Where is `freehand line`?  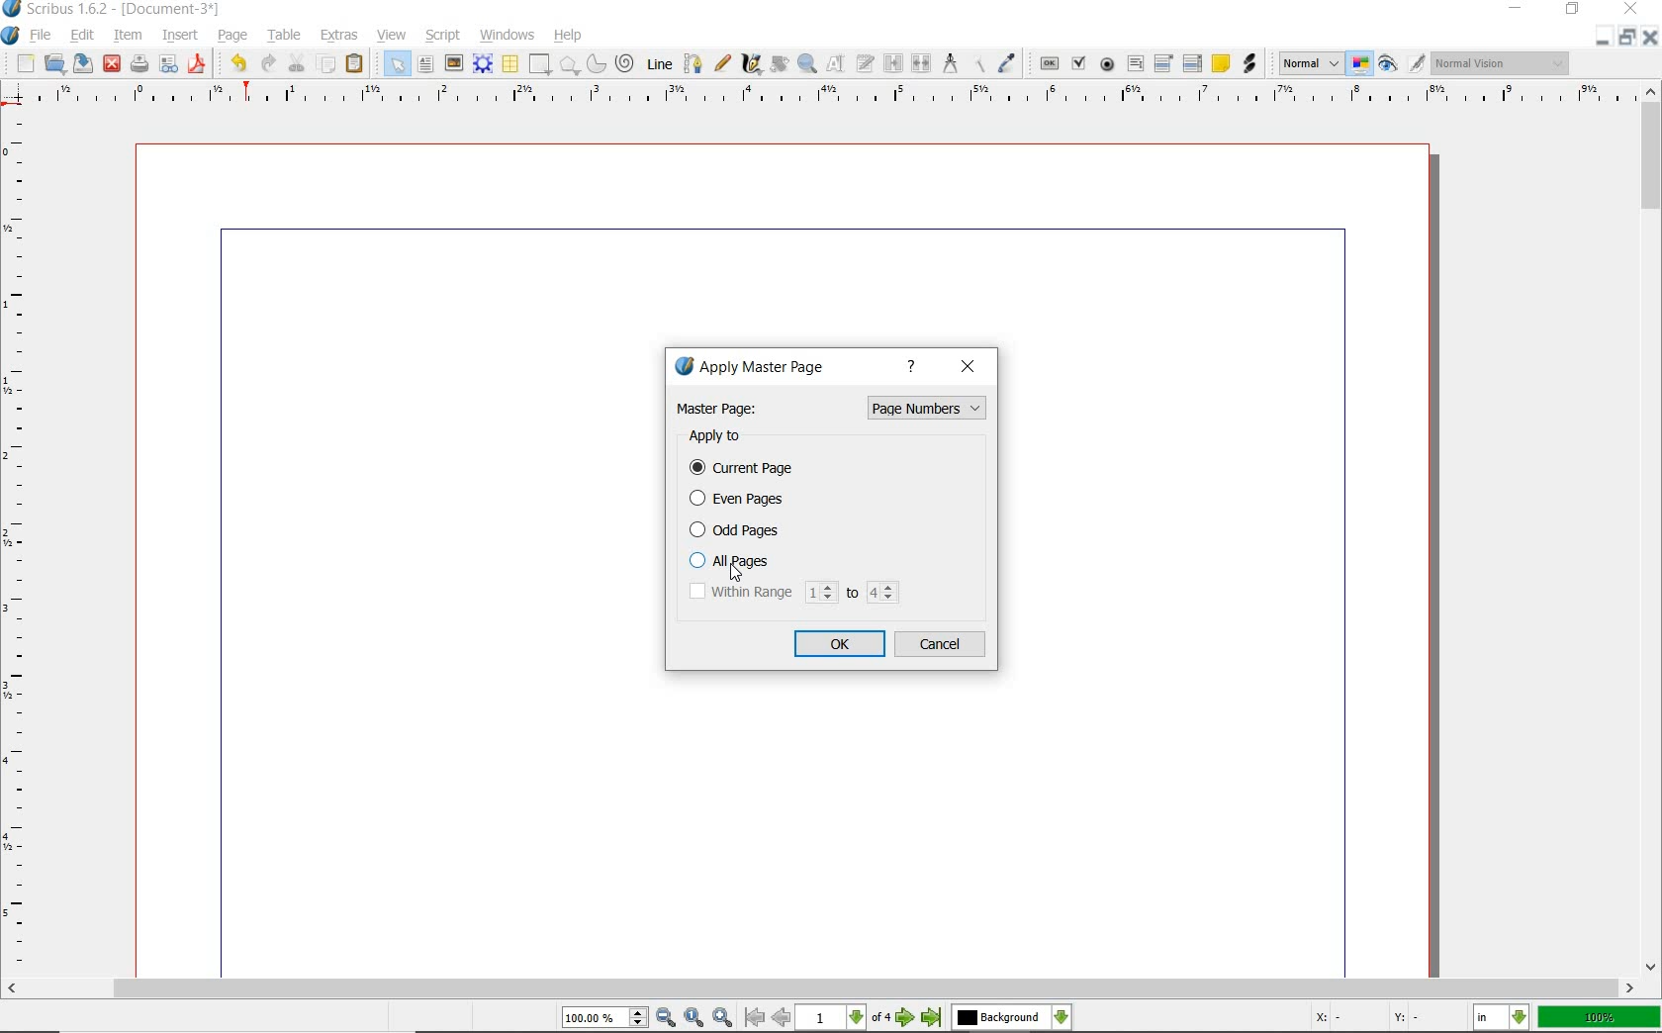
freehand line is located at coordinates (722, 63).